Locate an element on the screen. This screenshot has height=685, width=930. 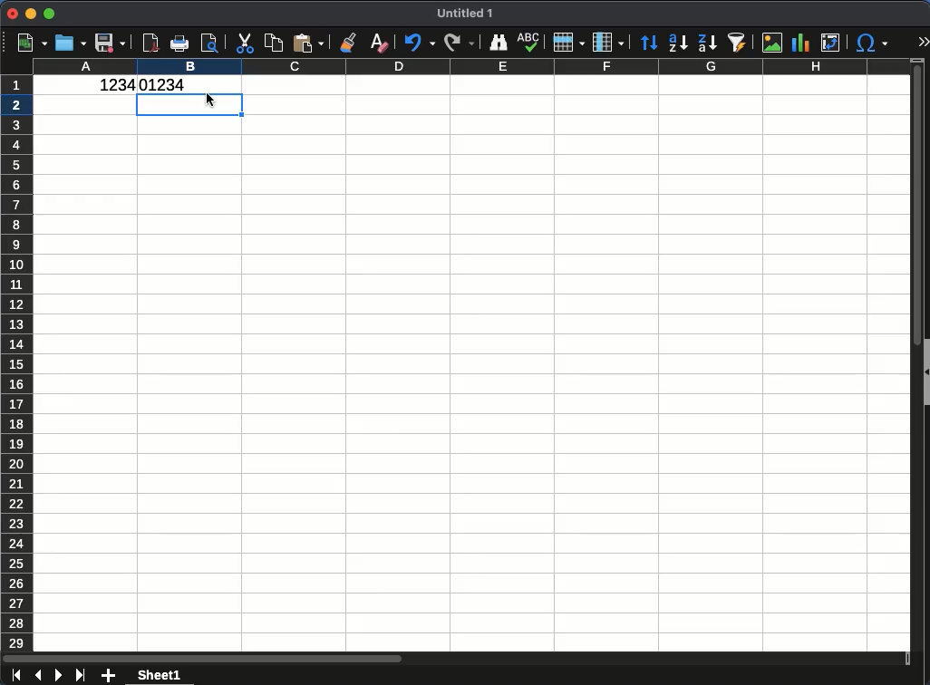
columns is located at coordinates (470, 68).